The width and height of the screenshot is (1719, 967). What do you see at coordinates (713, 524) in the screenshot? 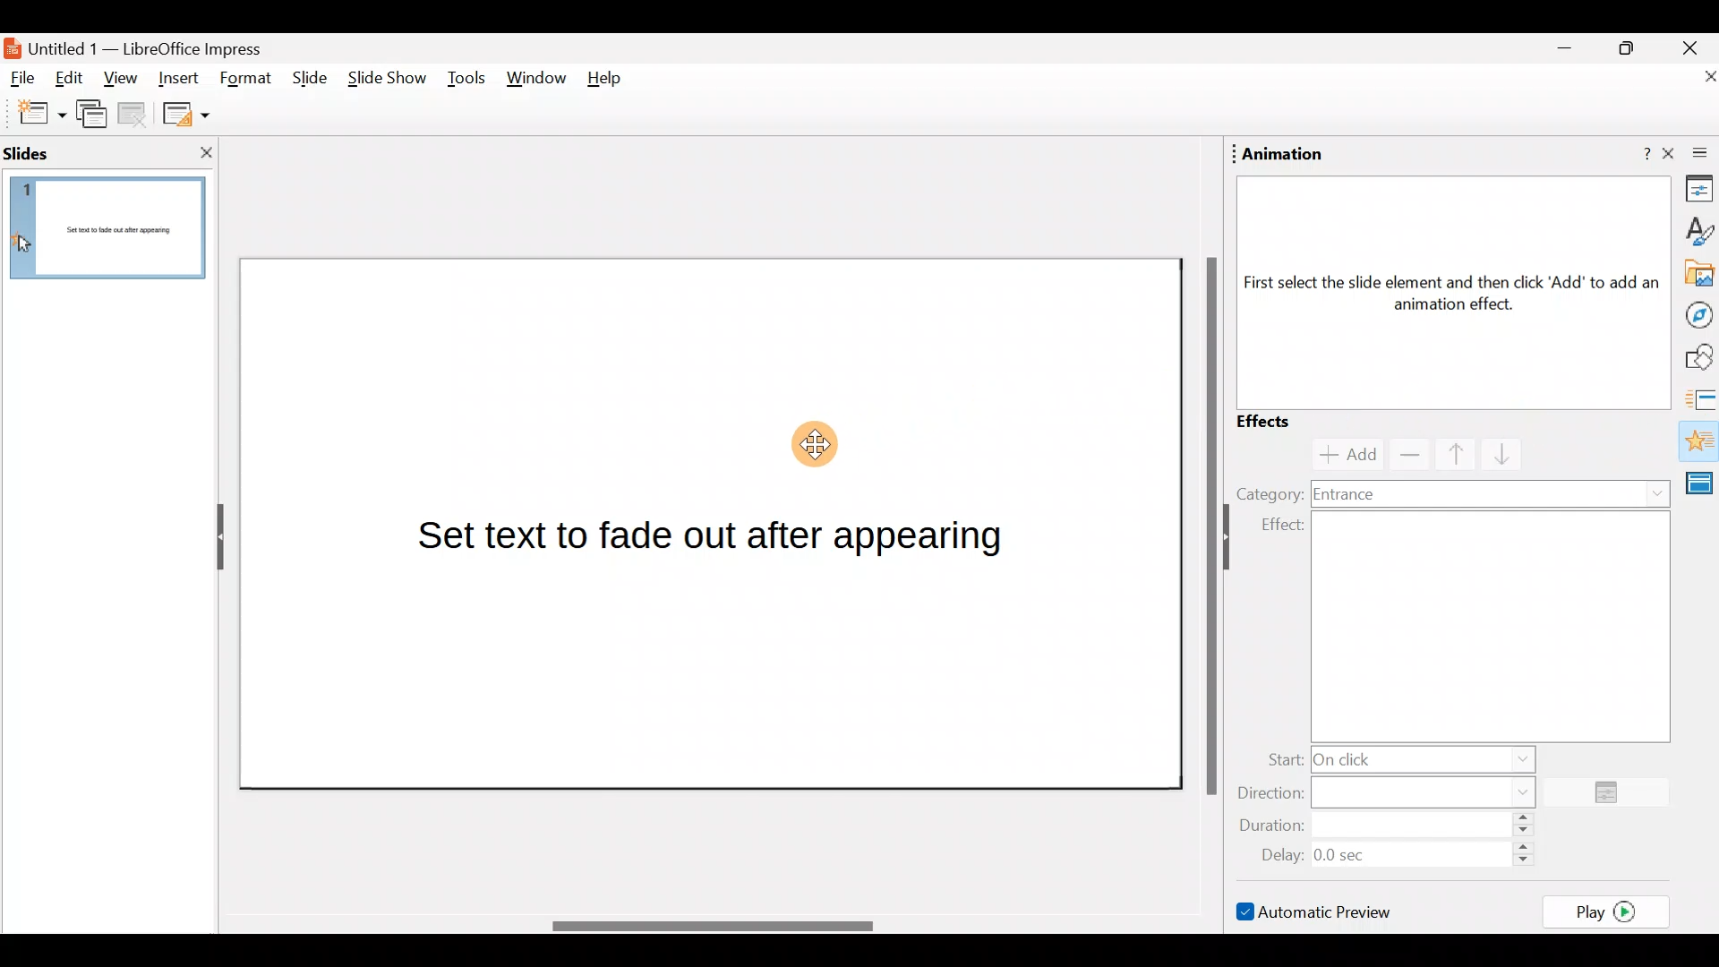
I see `Presentation slide` at bounding box center [713, 524].